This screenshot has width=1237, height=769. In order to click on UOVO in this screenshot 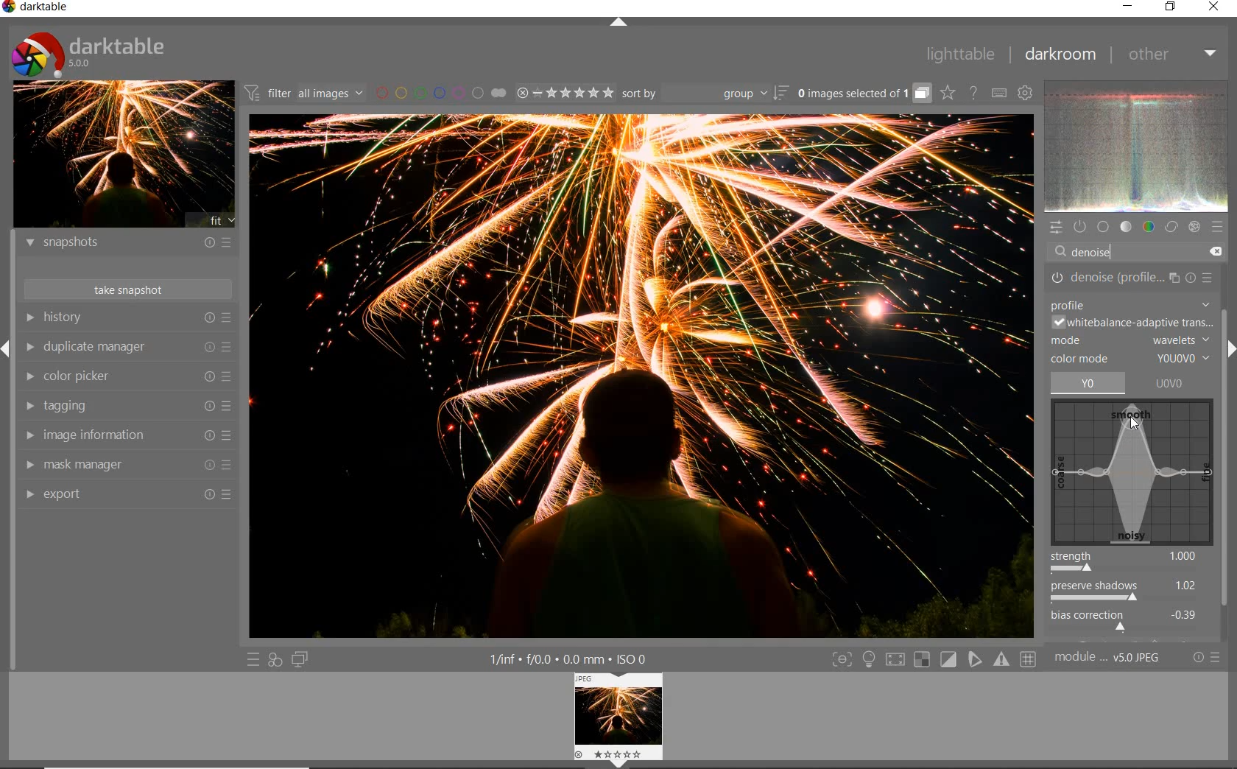, I will do `click(1177, 384)`.